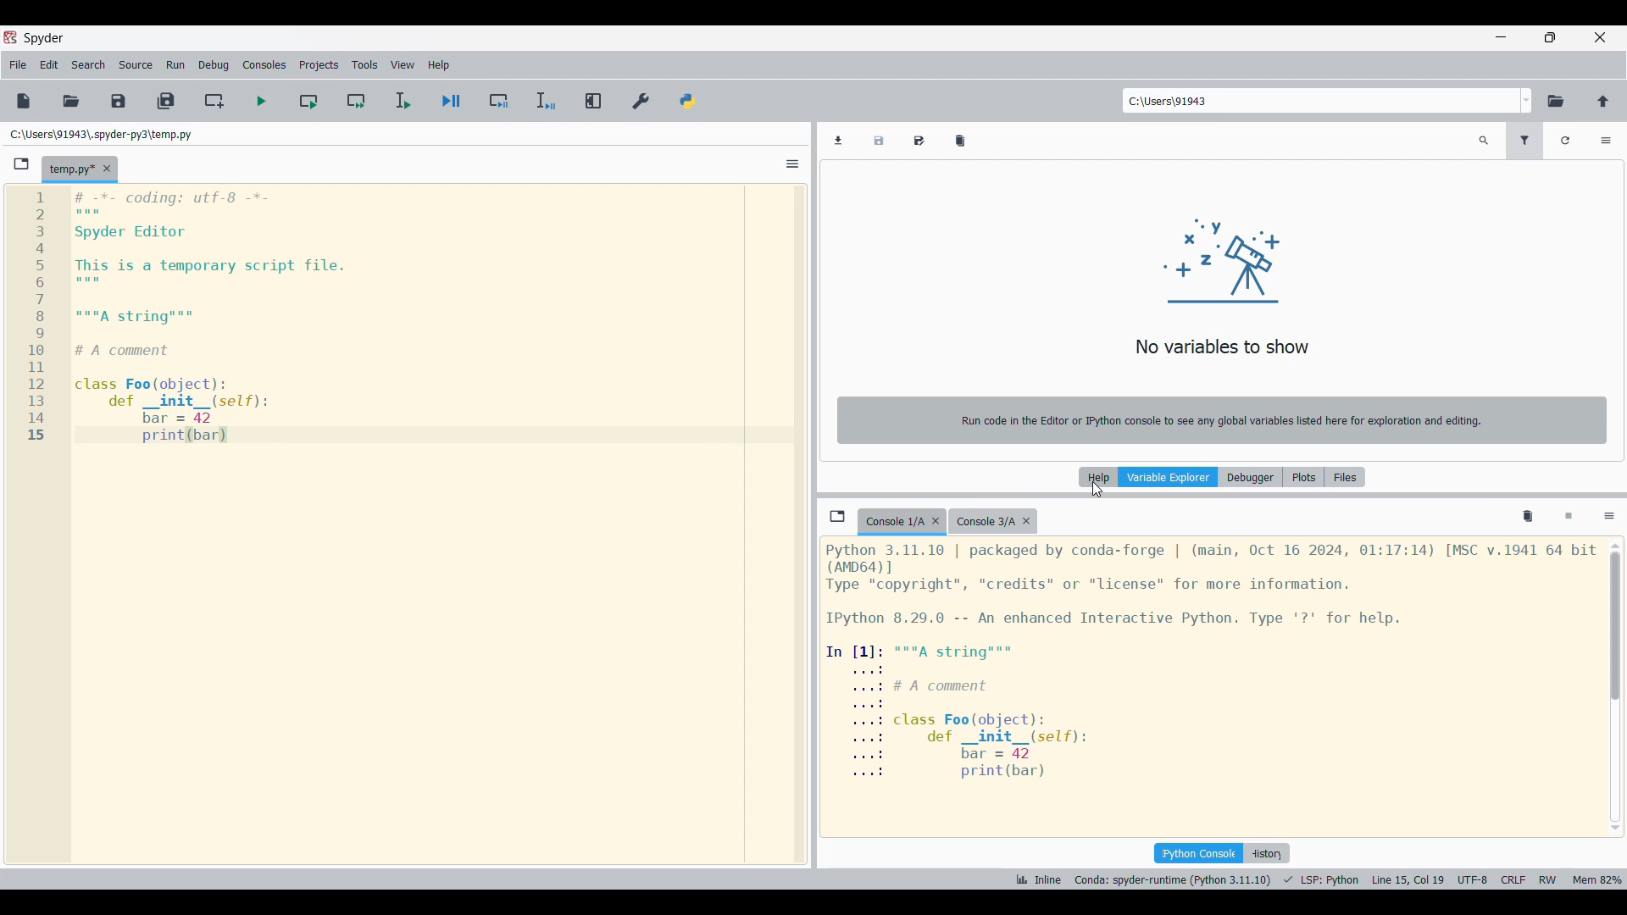 The width and height of the screenshot is (1627, 915). What do you see at coordinates (688, 101) in the screenshot?
I see `PYTHONPATH manager` at bounding box center [688, 101].